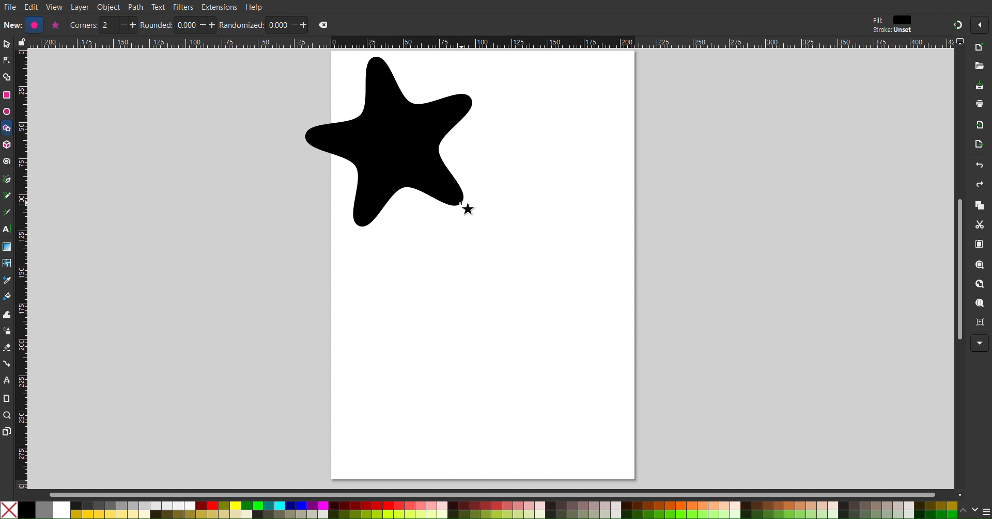  I want to click on Save, so click(980, 86).